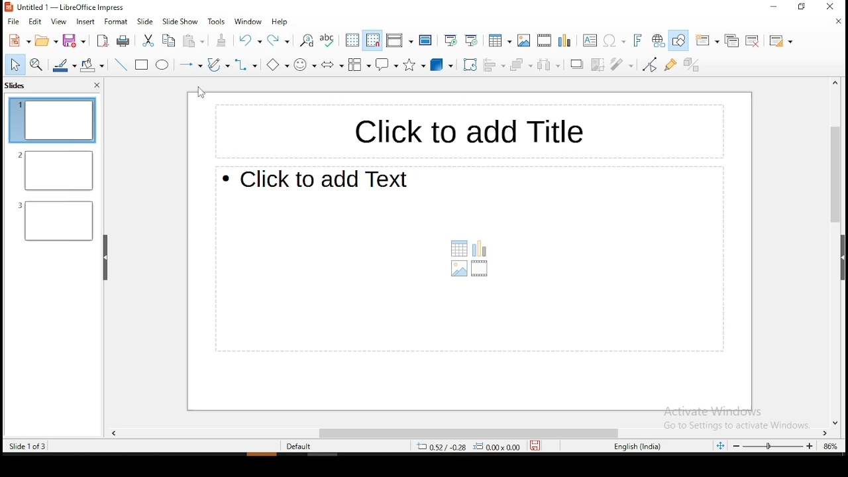 The height and width of the screenshot is (477, 848). What do you see at coordinates (781, 42) in the screenshot?
I see ` slide layout` at bounding box center [781, 42].